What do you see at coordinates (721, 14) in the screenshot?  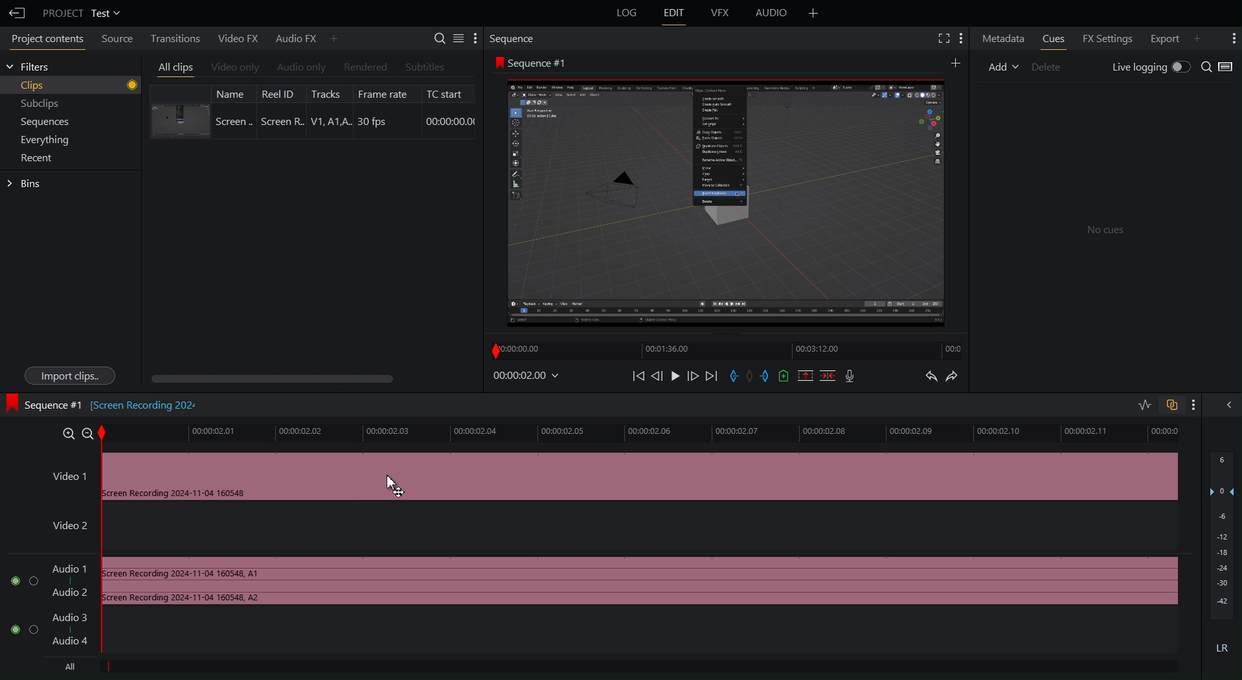 I see `VFX` at bounding box center [721, 14].